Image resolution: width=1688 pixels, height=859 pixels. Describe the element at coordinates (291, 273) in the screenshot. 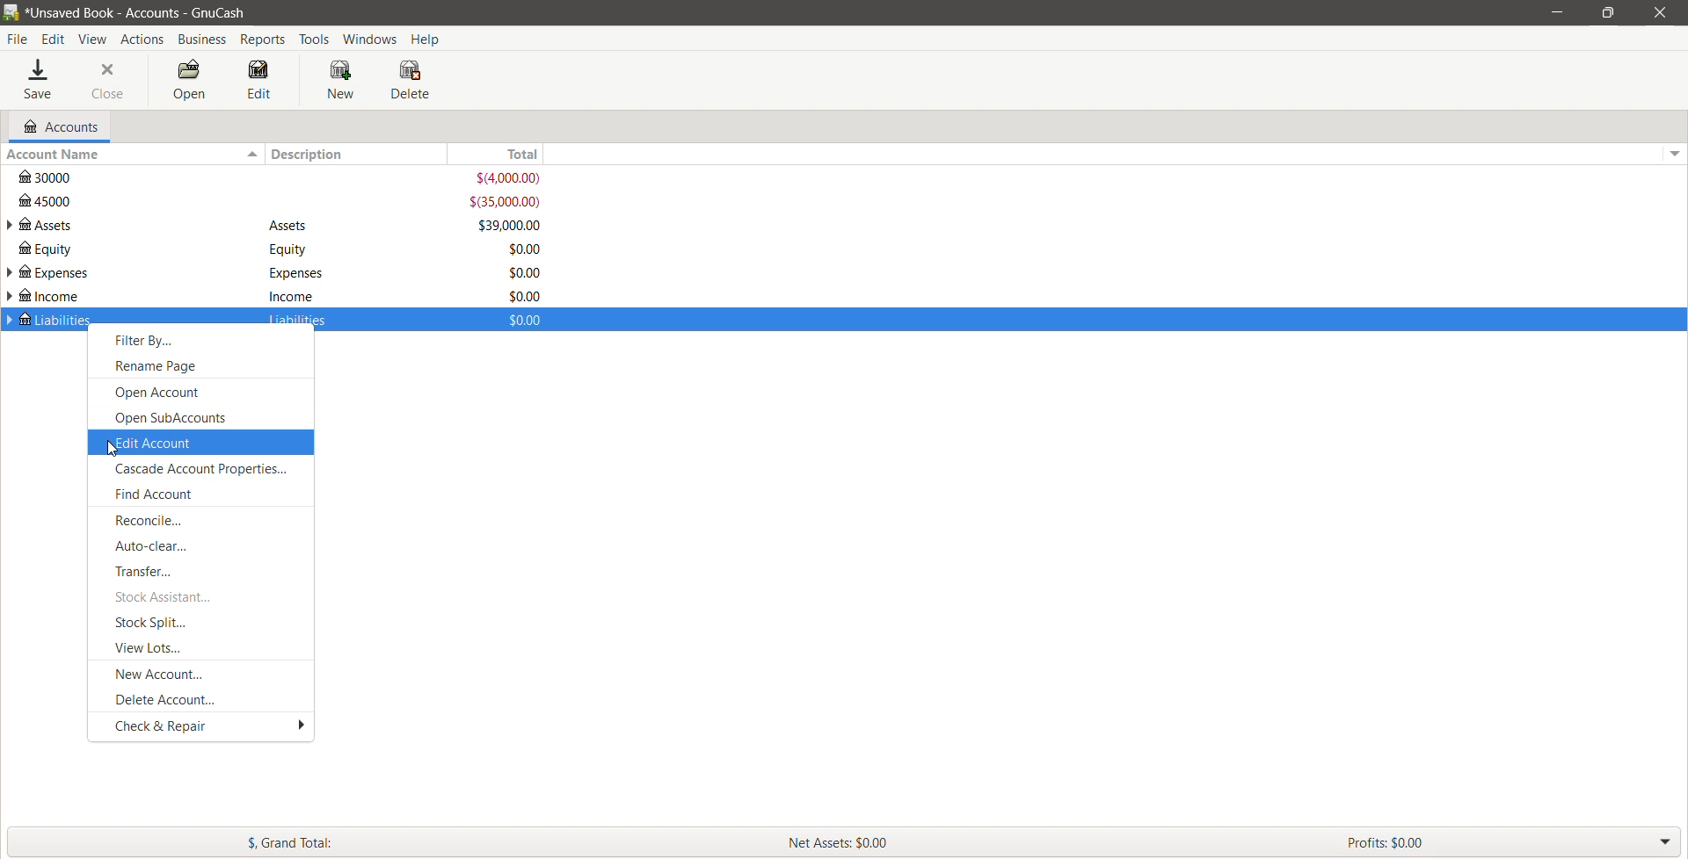

I see `details of the account "Expenses"` at that location.